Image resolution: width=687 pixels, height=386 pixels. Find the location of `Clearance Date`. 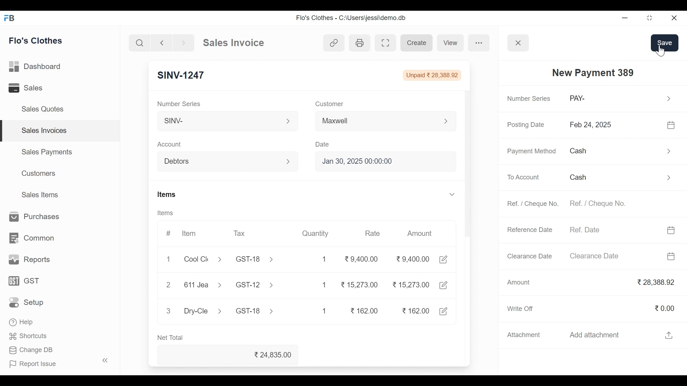

Clearance Date is located at coordinates (623, 256).